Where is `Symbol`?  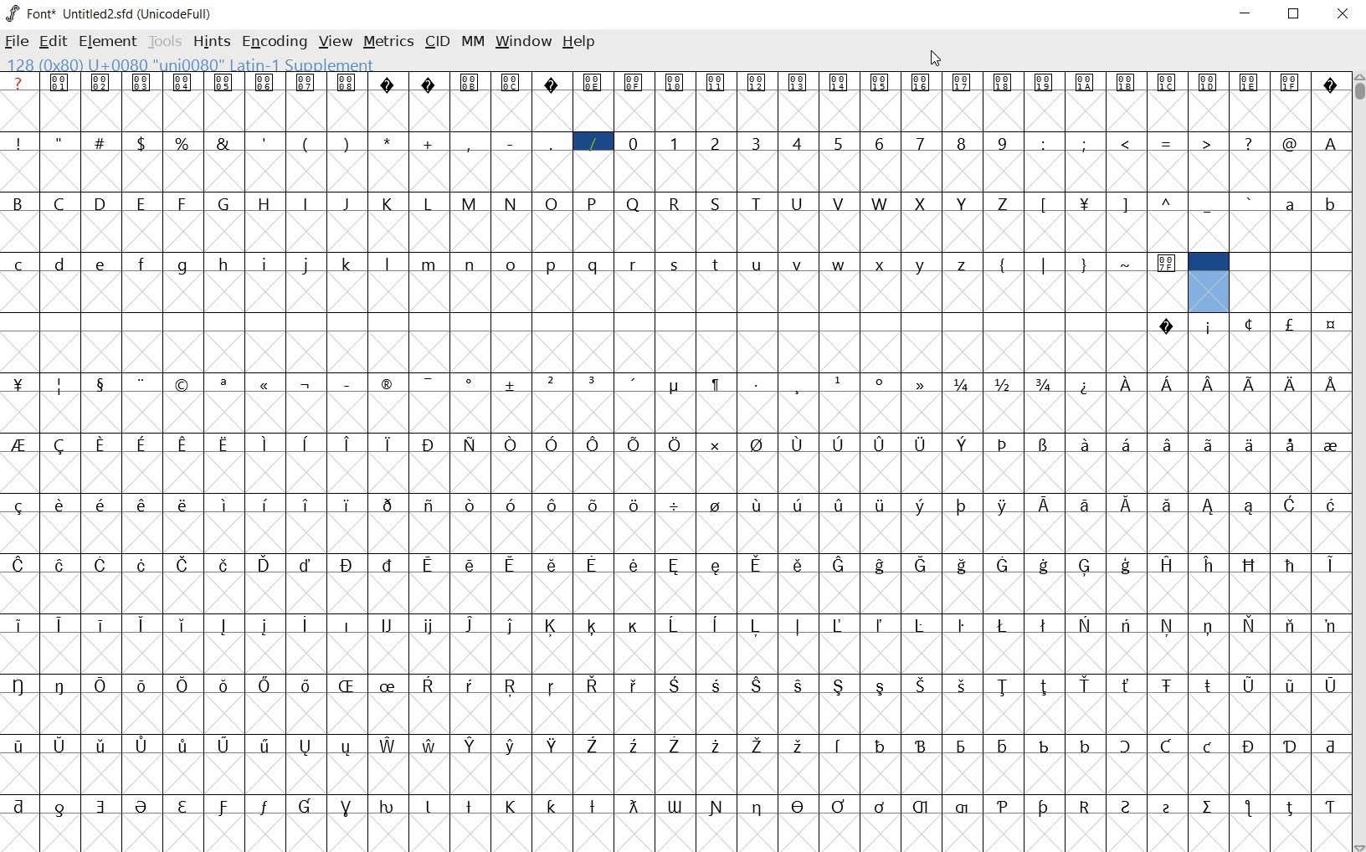
Symbol is located at coordinates (429, 503).